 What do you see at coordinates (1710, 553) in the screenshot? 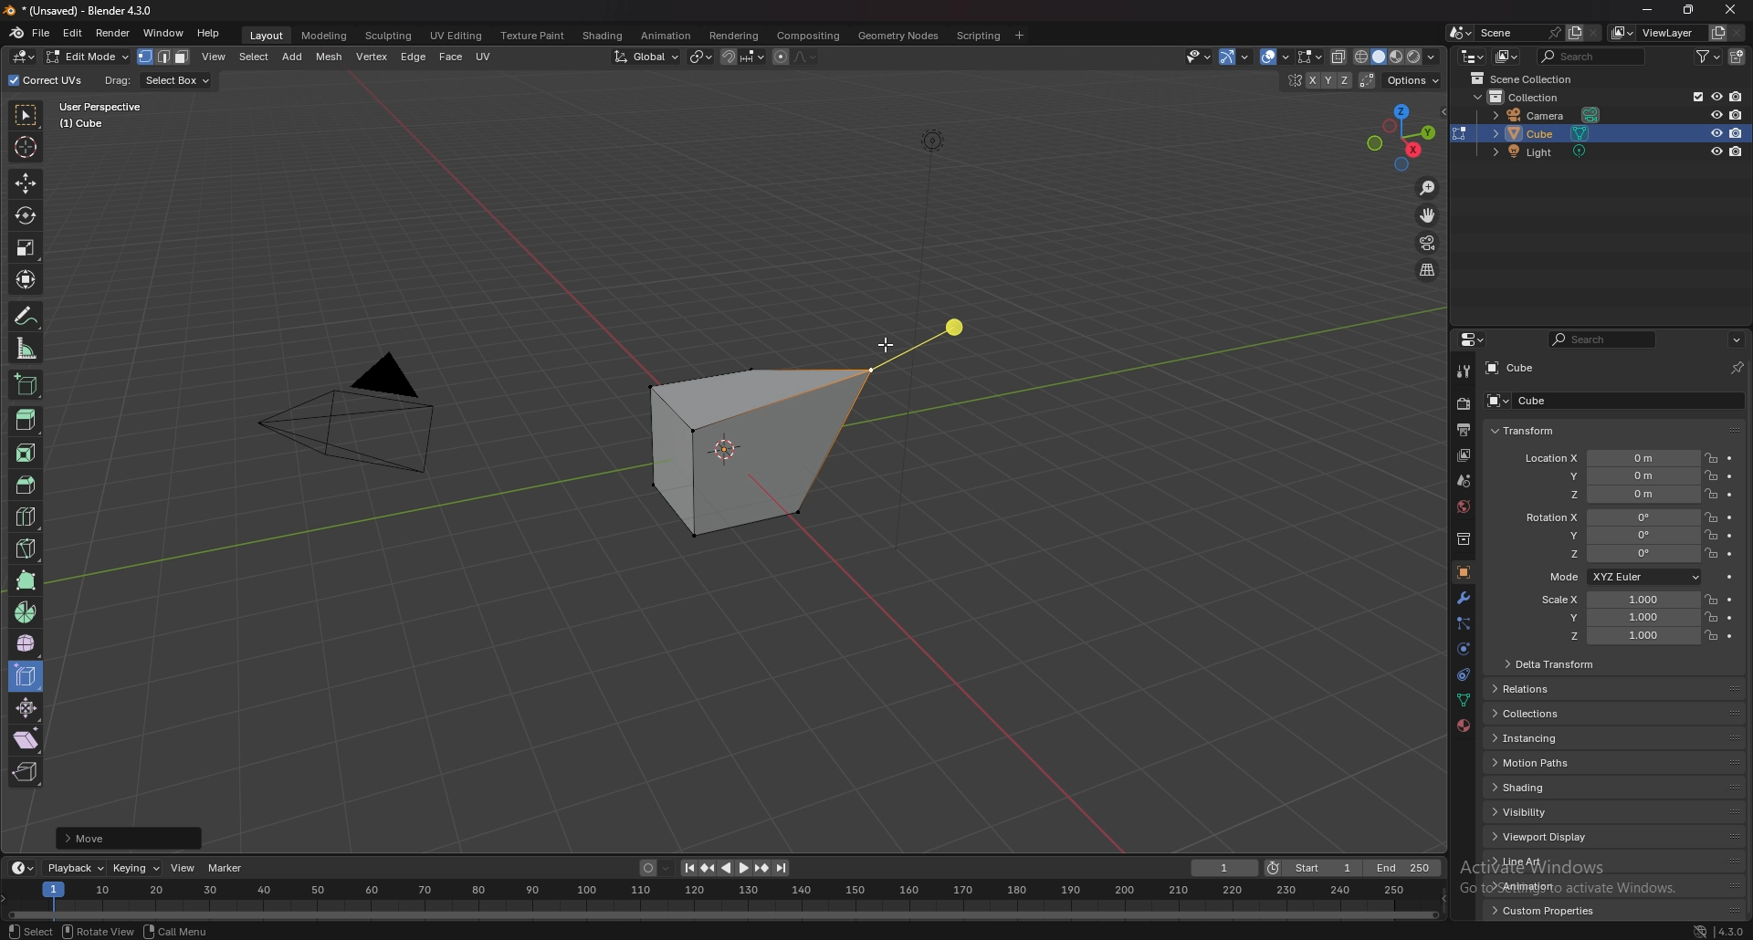
I see `lock` at bounding box center [1710, 553].